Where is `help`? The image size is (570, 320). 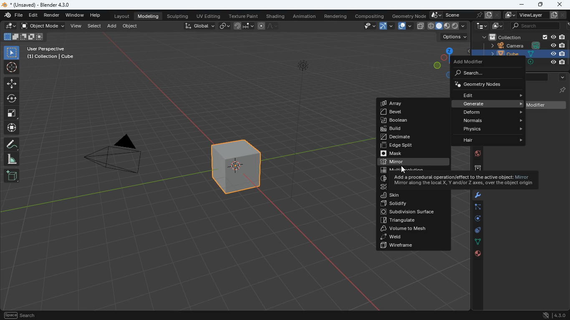
help is located at coordinates (95, 15).